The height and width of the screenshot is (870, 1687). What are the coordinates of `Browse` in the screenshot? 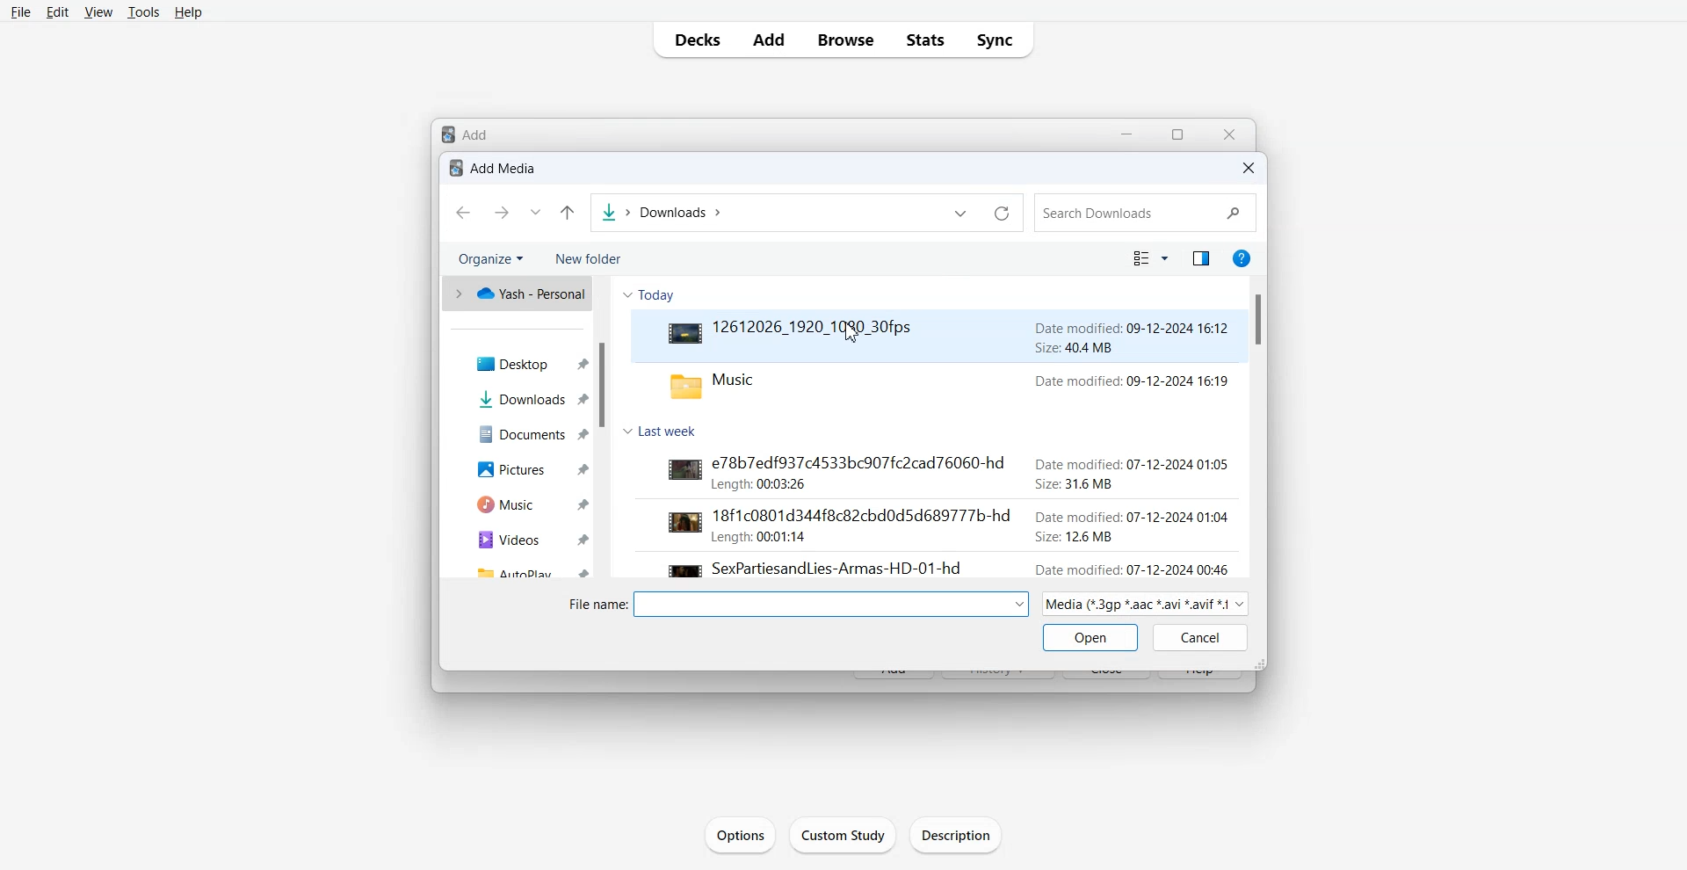 It's located at (847, 40).